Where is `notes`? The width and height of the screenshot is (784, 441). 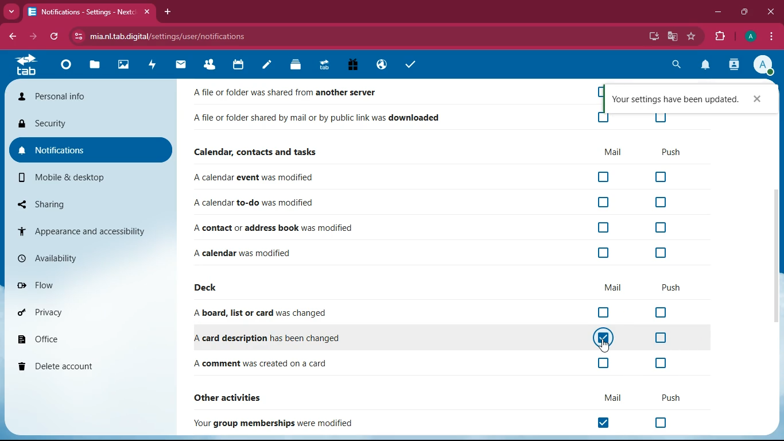
notes is located at coordinates (266, 67).